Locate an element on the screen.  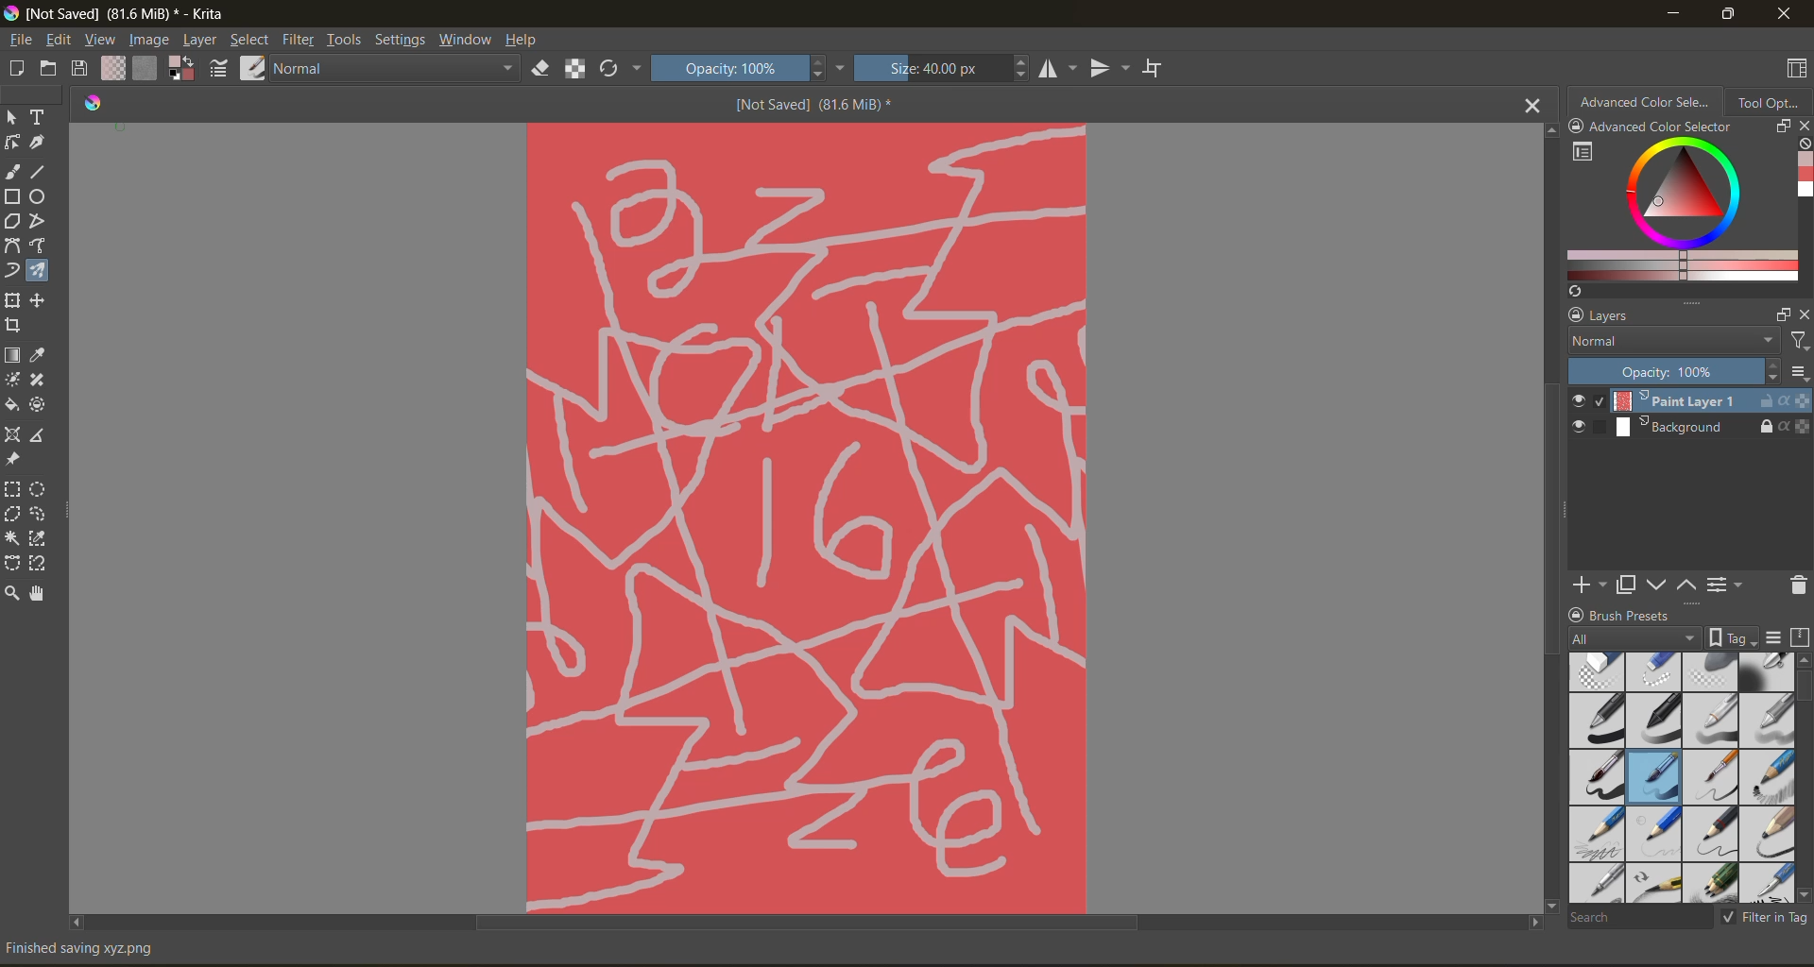
mask down is located at coordinates (1656, 585).